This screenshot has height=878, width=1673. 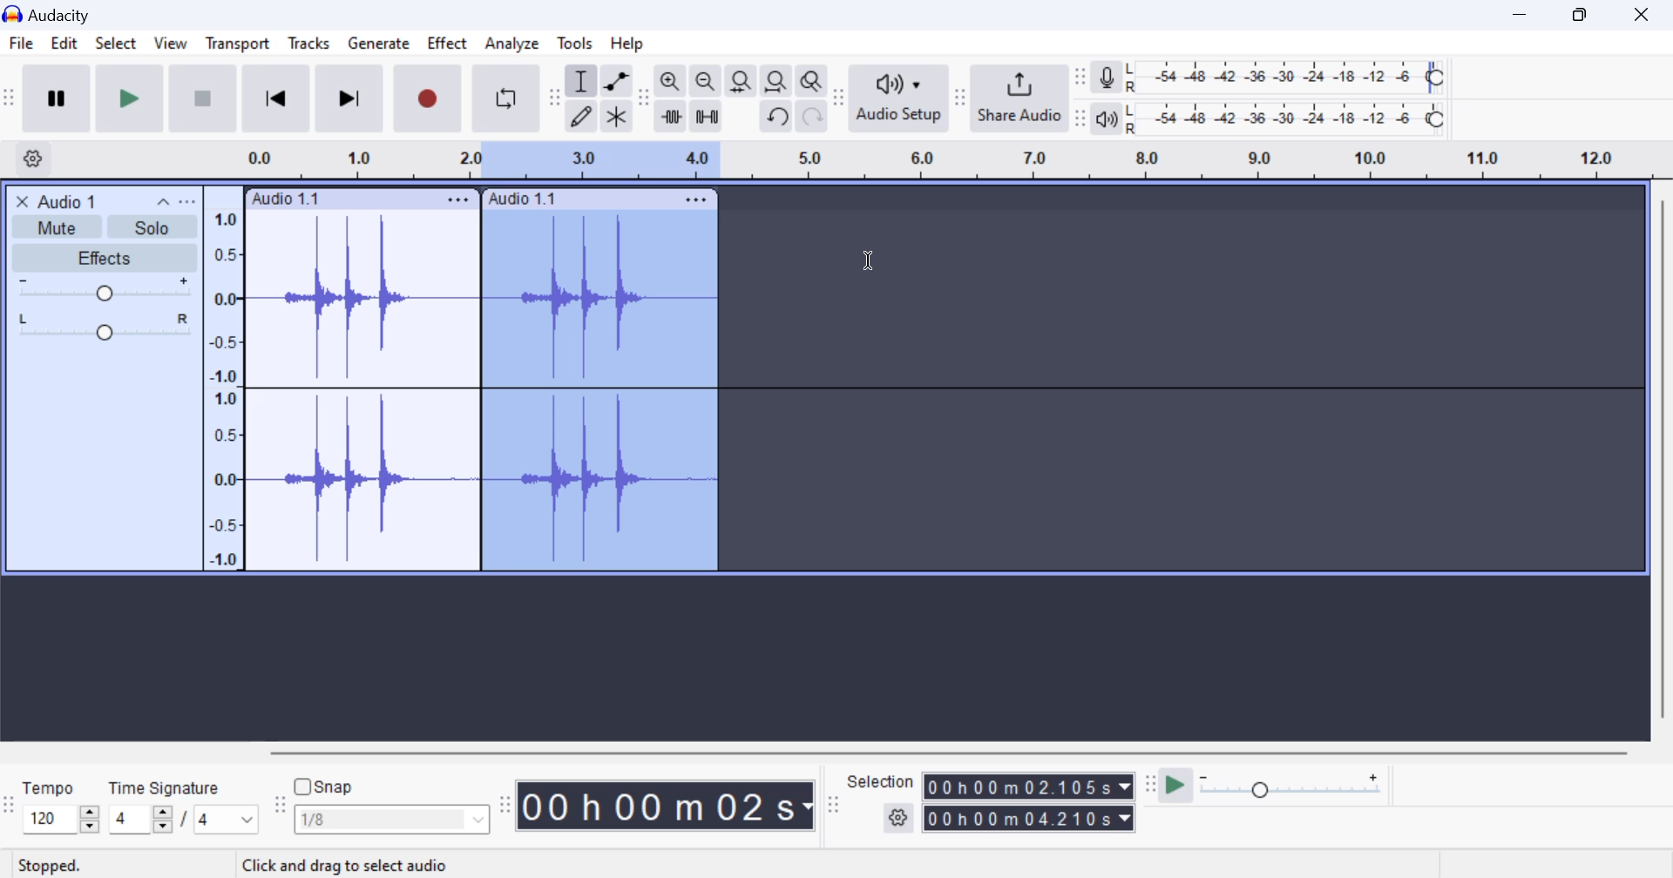 What do you see at coordinates (115, 47) in the screenshot?
I see `Select` at bounding box center [115, 47].